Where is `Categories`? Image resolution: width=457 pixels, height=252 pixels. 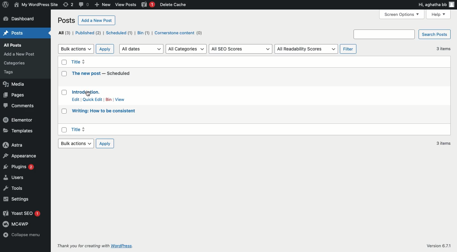
Categories is located at coordinates (15, 63).